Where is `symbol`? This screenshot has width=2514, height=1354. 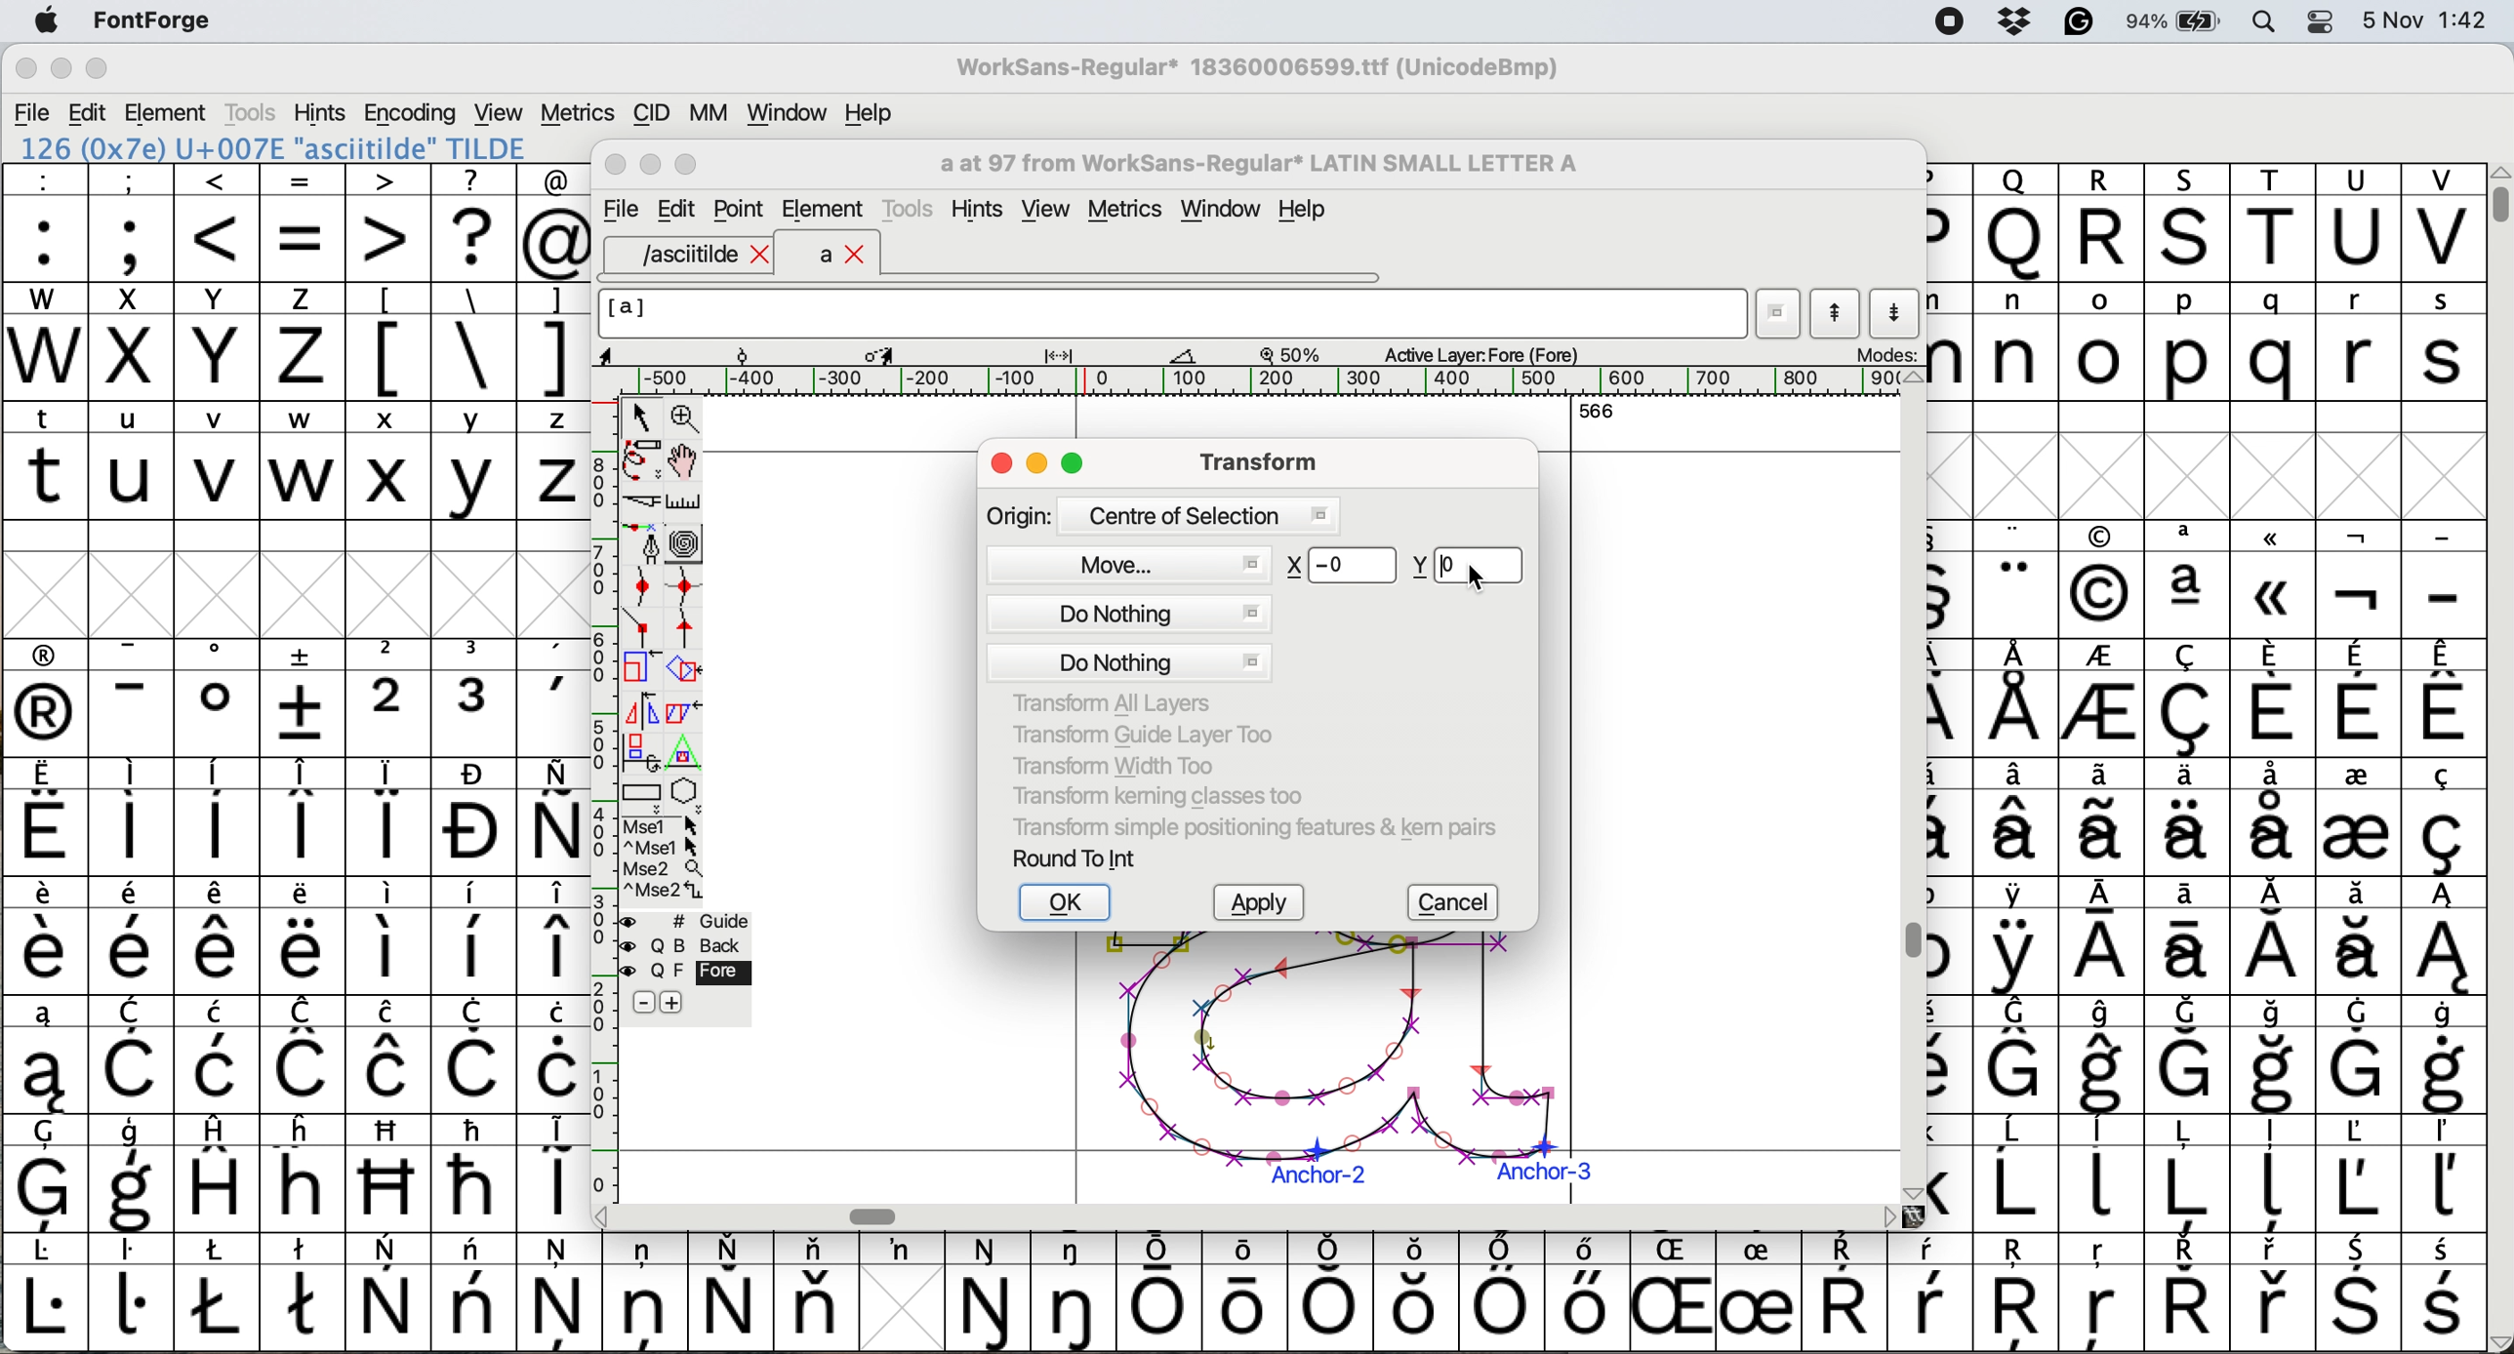
symbol is located at coordinates (554, 698).